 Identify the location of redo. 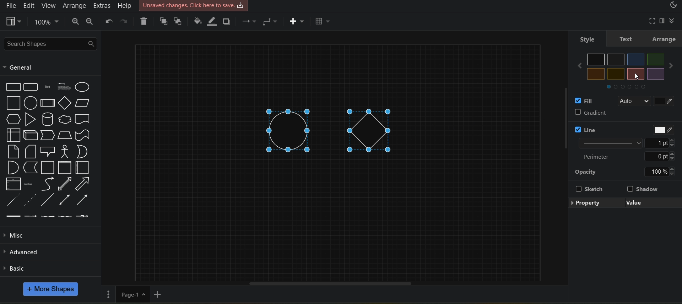
(125, 21).